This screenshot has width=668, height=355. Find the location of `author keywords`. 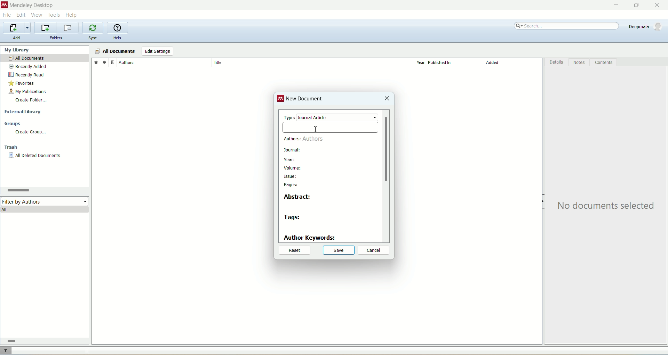

author keywords is located at coordinates (310, 238).